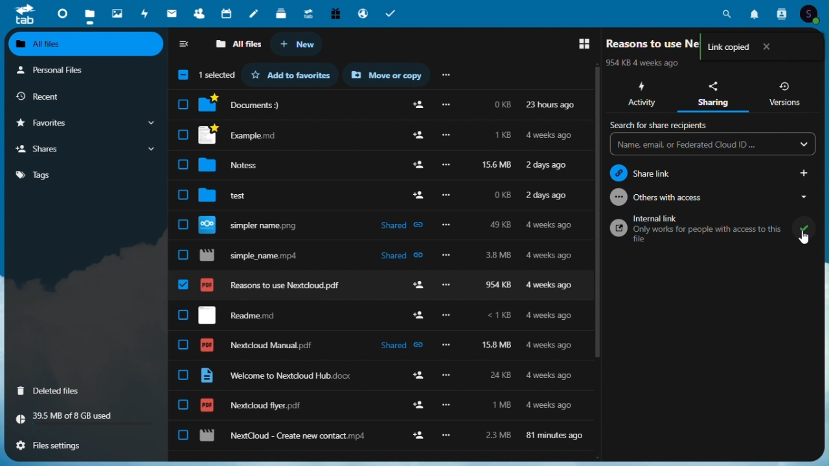  I want to click on 4 weeks ago, so click(549, 136).